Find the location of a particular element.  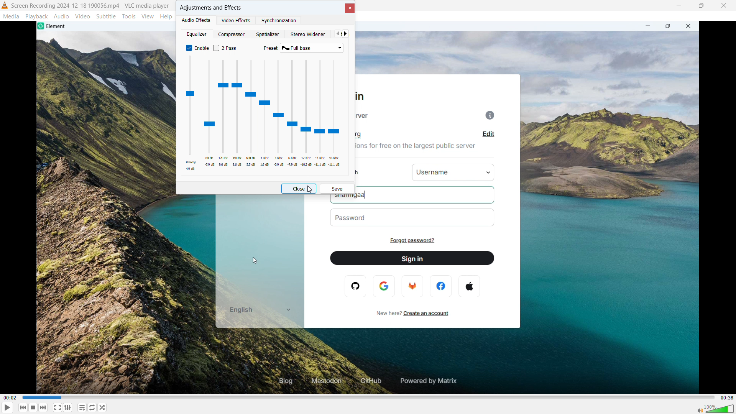

save is located at coordinates (338, 189).